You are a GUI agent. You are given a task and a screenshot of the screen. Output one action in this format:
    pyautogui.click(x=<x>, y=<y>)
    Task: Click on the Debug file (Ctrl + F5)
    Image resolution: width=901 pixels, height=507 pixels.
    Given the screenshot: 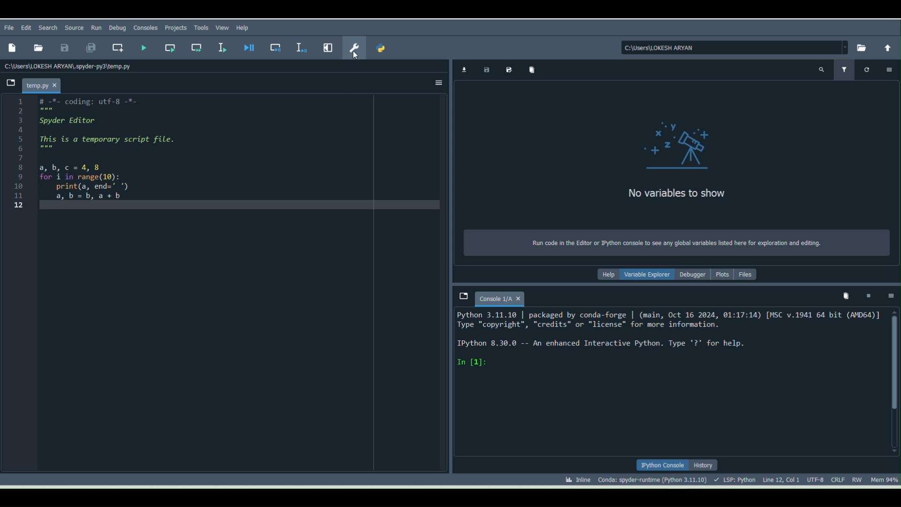 What is the action you would take?
    pyautogui.click(x=251, y=48)
    